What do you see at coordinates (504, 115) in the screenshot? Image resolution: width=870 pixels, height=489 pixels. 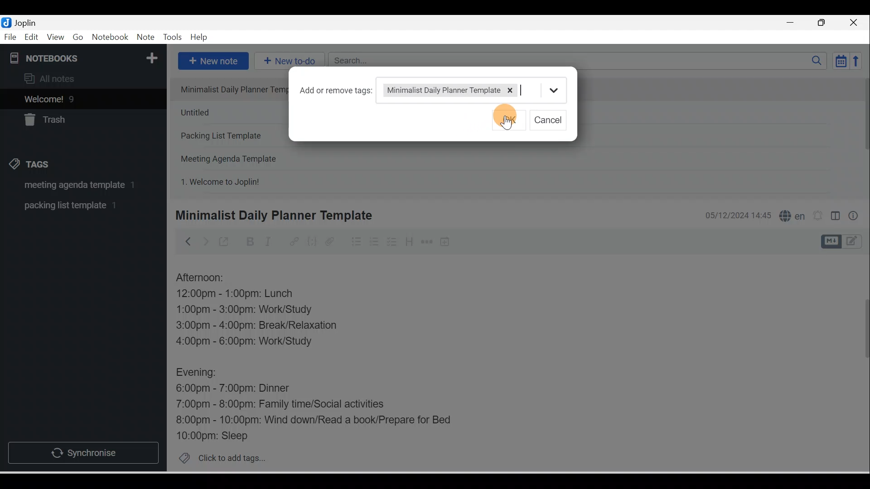 I see `Cursor` at bounding box center [504, 115].